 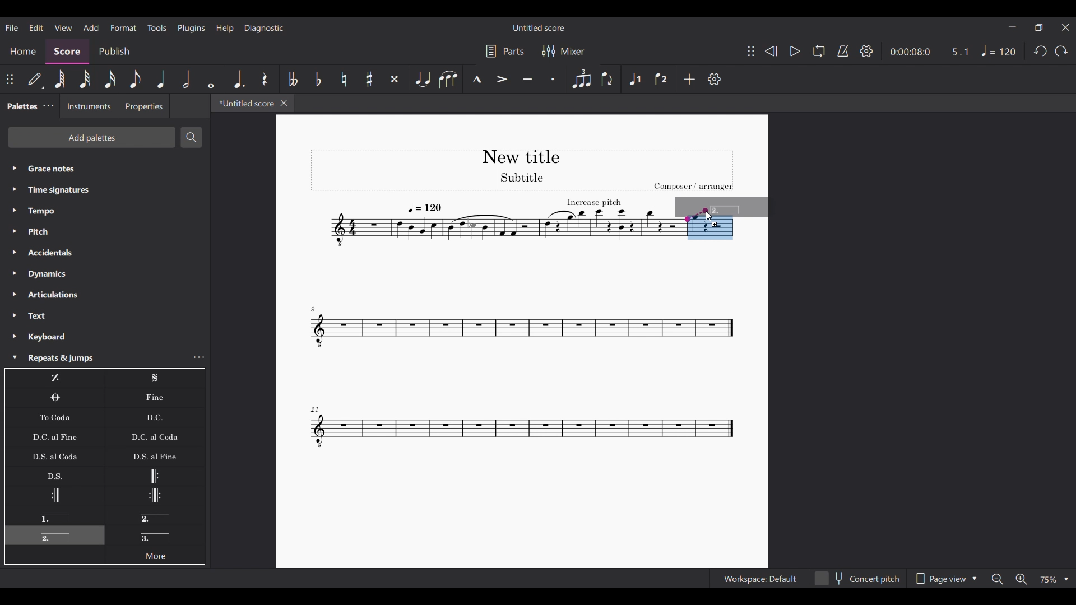 I want to click on Close , so click(x=284, y=103).